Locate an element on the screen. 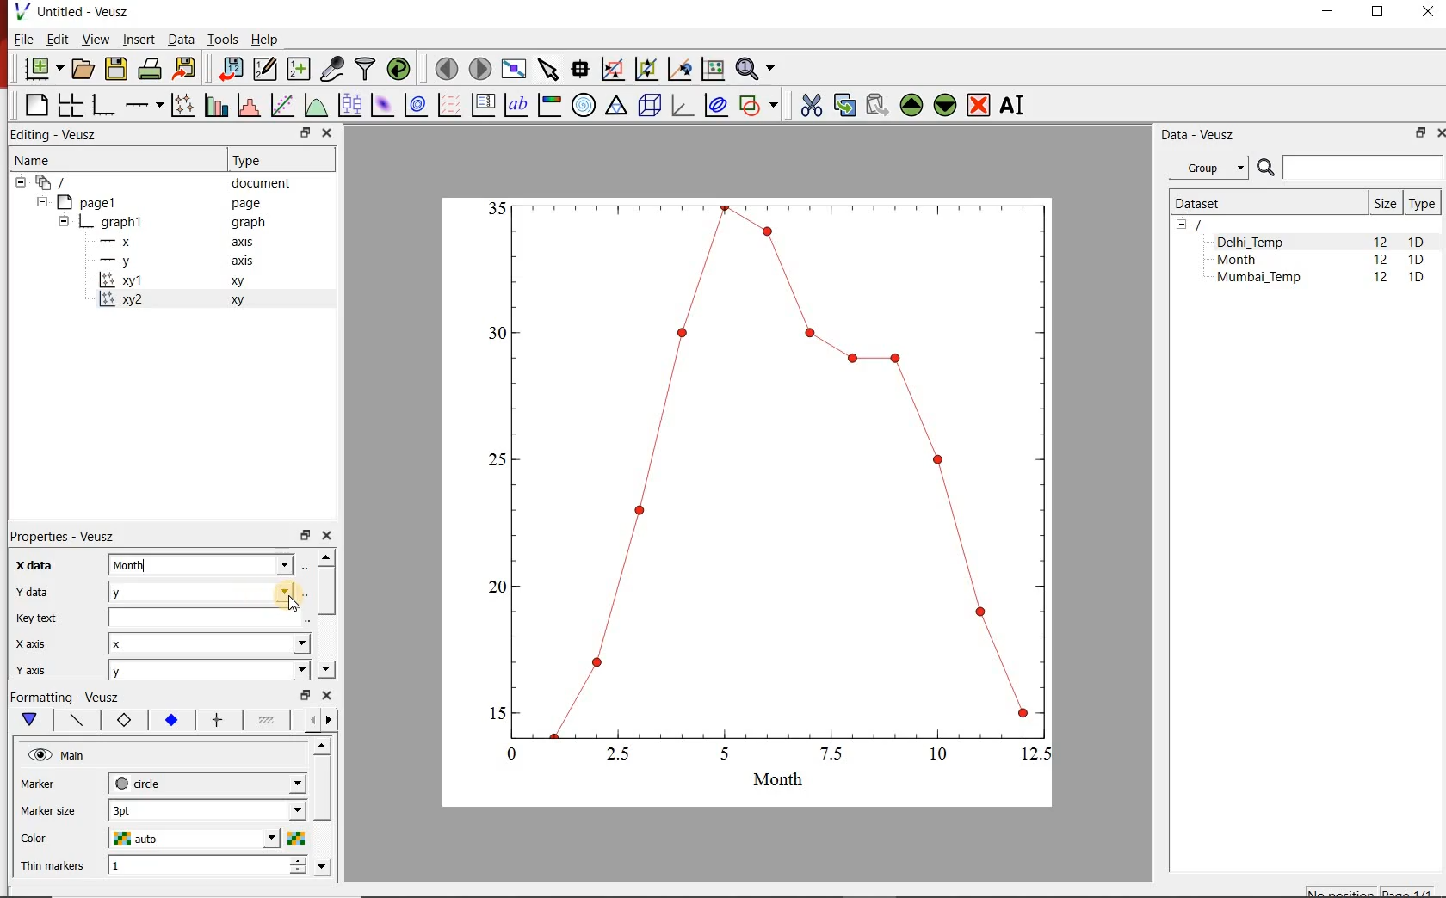 This screenshot has height=898, width=1446. Page1 is located at coordinates (150, 202).